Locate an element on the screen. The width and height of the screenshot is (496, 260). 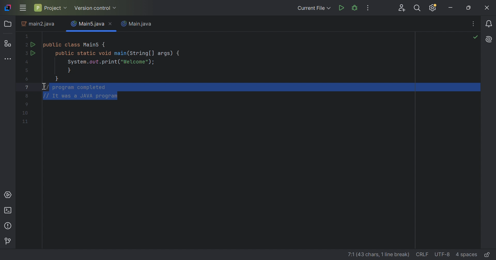
Main5.java is located at coordinates (88, 23).